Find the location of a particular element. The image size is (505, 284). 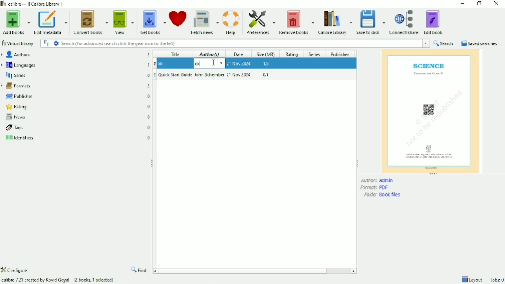

Donate is located at coordinates (178, 18).